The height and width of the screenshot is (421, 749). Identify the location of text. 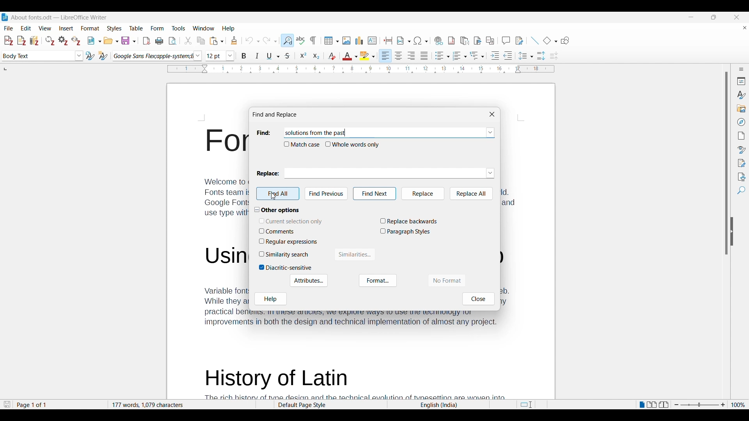
(355, 382).